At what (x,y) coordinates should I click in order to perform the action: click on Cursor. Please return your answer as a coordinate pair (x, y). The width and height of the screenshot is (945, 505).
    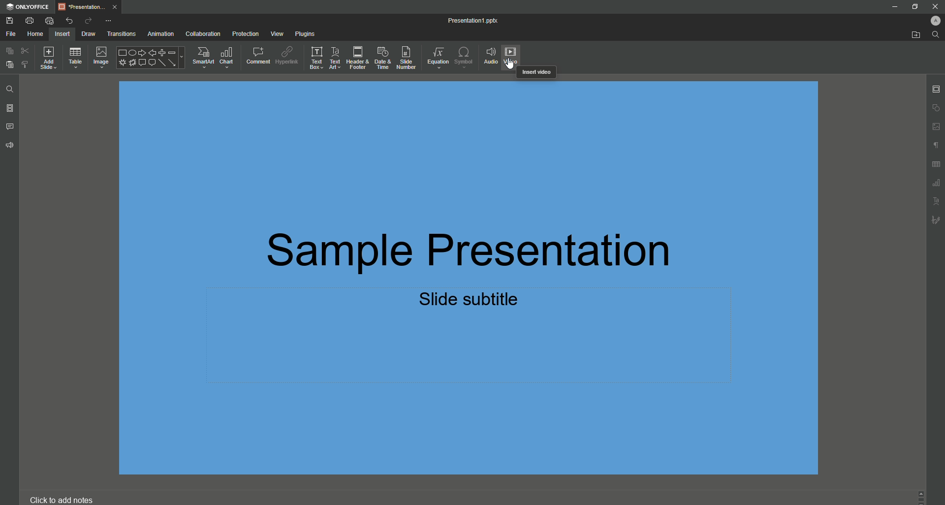
    Looking at the image, I should click on (510, 65).